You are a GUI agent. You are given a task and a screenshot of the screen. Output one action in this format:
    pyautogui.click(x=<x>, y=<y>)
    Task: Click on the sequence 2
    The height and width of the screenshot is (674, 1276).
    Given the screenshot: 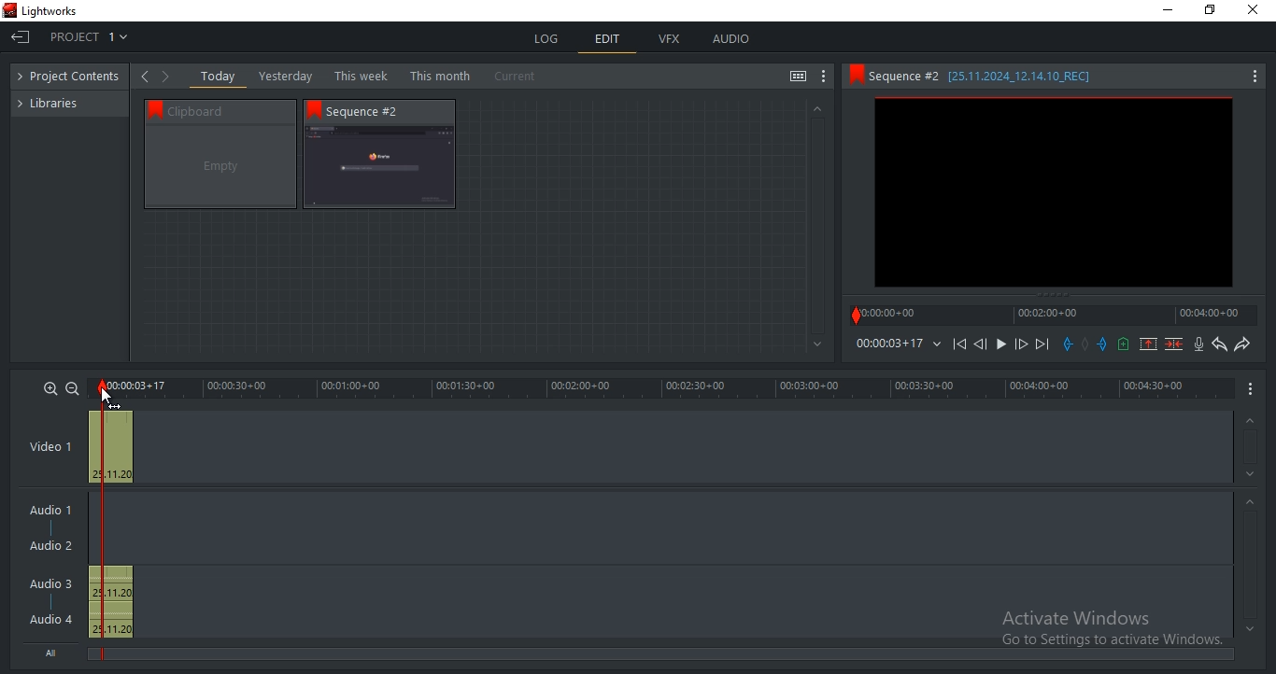 What is the action you would take?
    pyautogui.click(x=1054, y=194)
    